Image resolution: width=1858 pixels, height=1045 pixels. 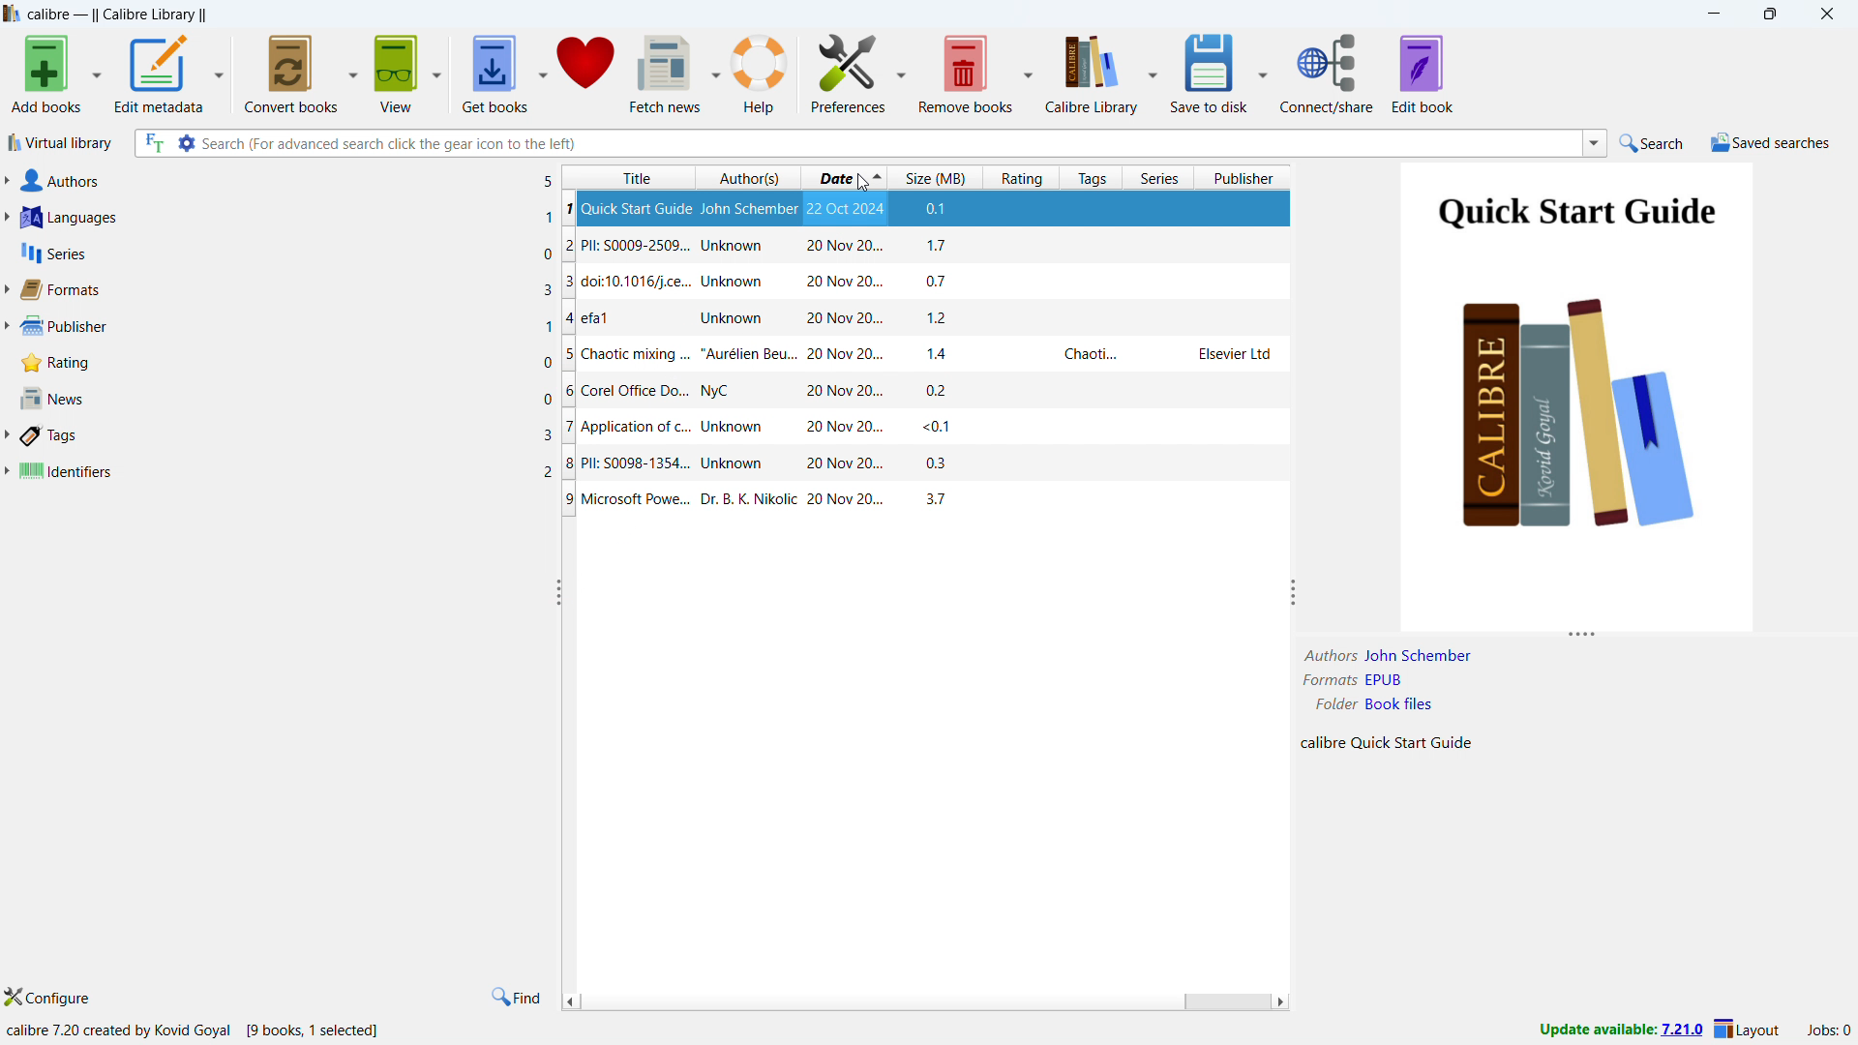 I want to click on fetch news, so click(x=666, y=73).